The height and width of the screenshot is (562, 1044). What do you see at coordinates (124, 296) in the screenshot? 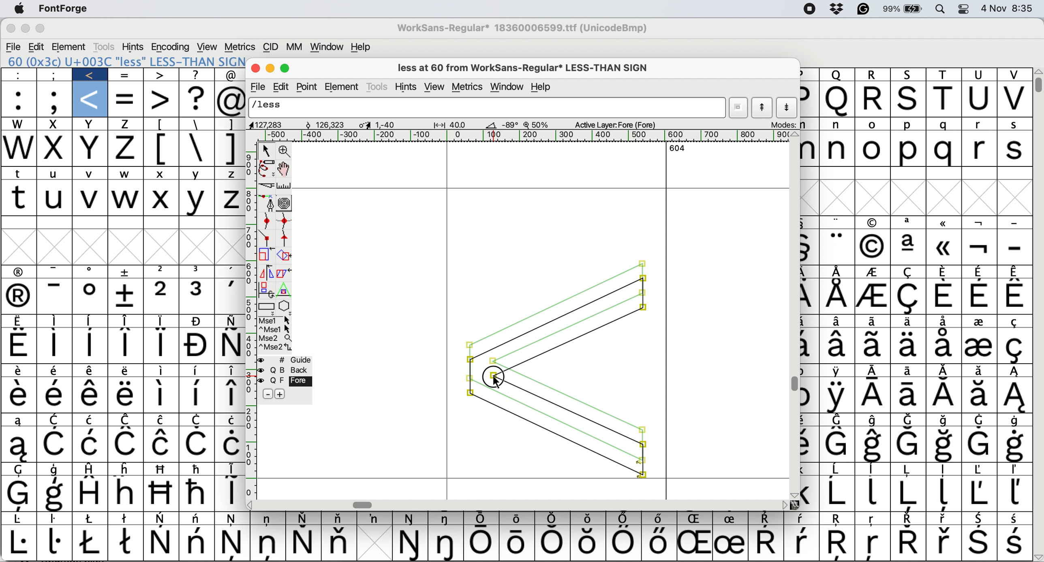
I see `Symbol` at bounding box center [124, 296].